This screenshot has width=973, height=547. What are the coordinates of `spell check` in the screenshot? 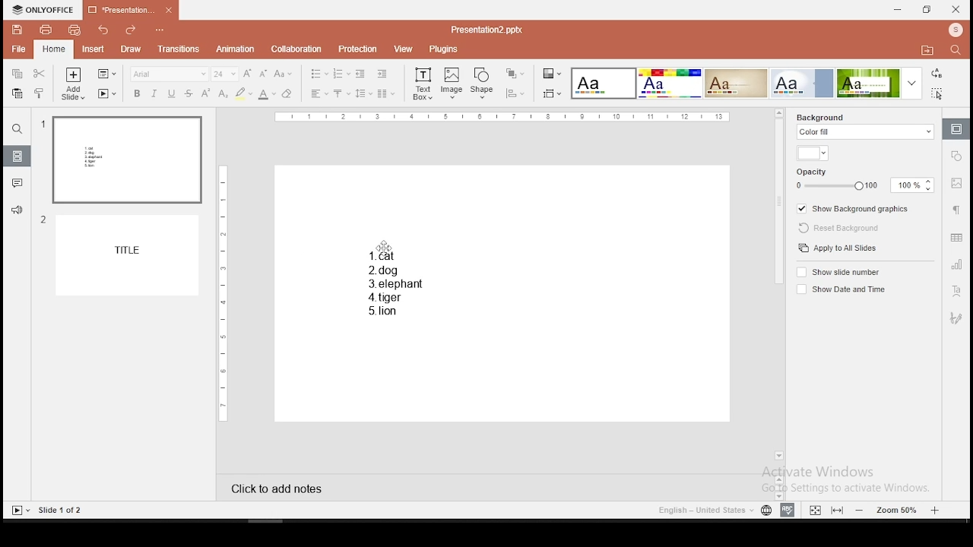 It's located at (790, 511).